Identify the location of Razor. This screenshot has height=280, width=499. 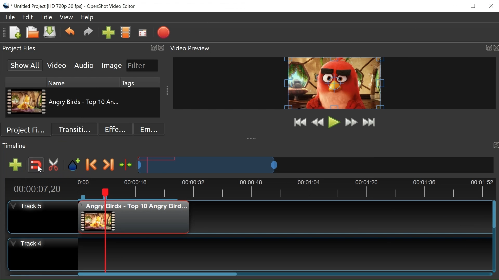
(55, 165).